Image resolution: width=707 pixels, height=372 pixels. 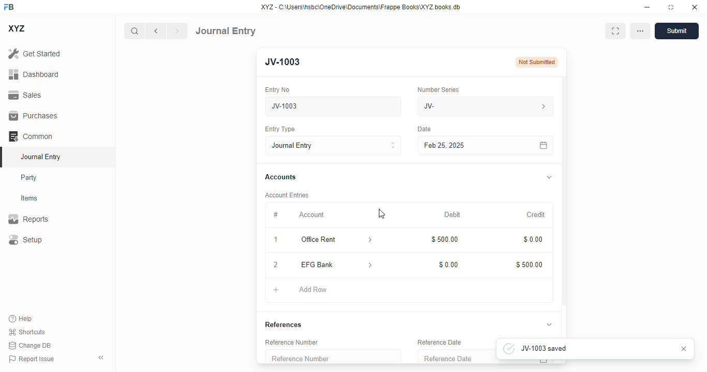 I want to click on get started, so click(x=34, y=53).